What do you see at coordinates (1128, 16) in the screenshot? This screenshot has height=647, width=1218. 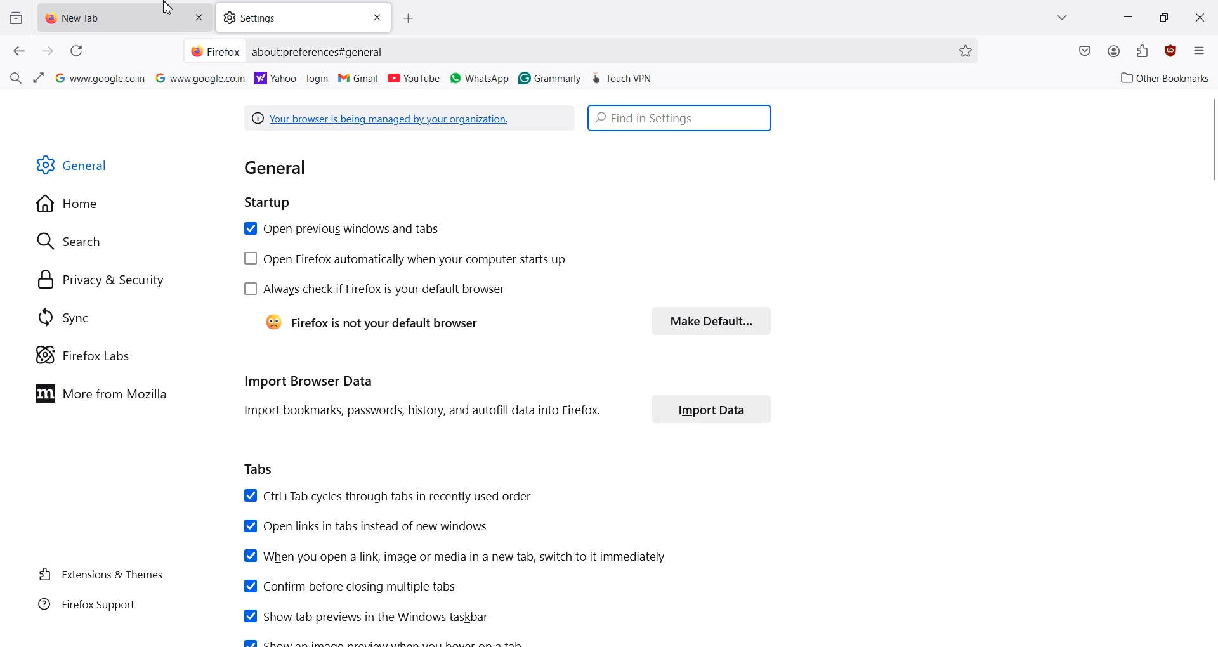 I see `Minimize` at bounding box center [1128, 16].